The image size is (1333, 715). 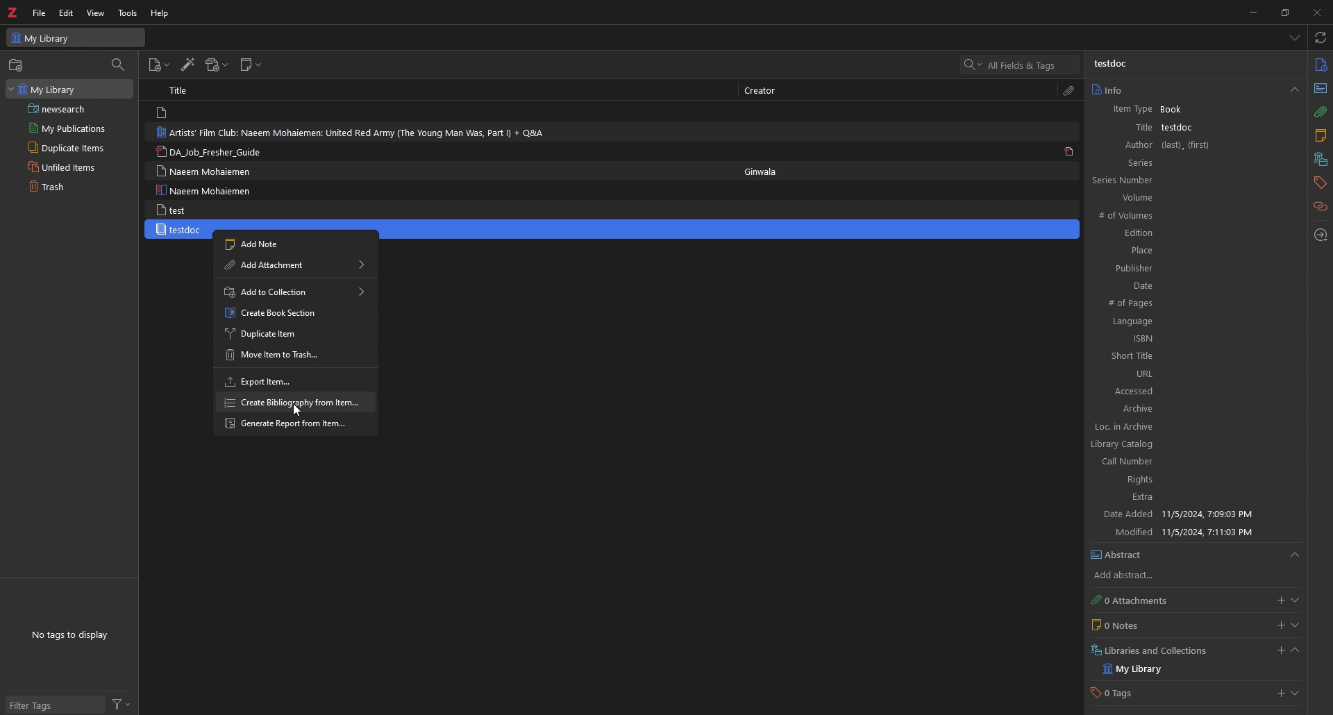 What do you see at coordinates (216, 65) in the screenshot?
I see `add attachment` at bounding box center [216, 65].